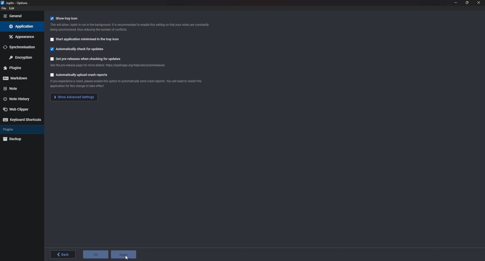  What do you see at coordinates (64, 254) in the screenshot?
I see `back` at bounding box center [64, 254].